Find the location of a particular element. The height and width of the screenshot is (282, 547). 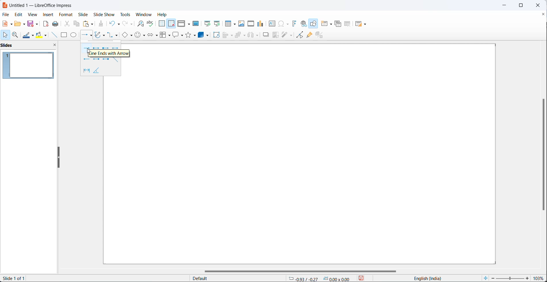

arrow pointing right is located at coordinates (88, 48).